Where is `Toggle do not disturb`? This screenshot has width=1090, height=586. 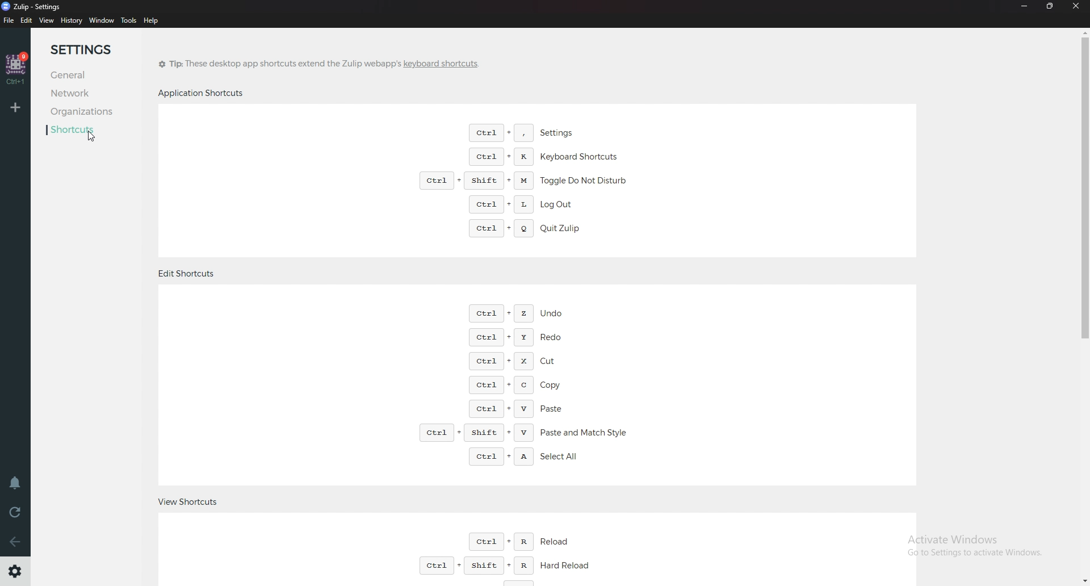
Toggle do not disturb is located at coordinates (522, 179).